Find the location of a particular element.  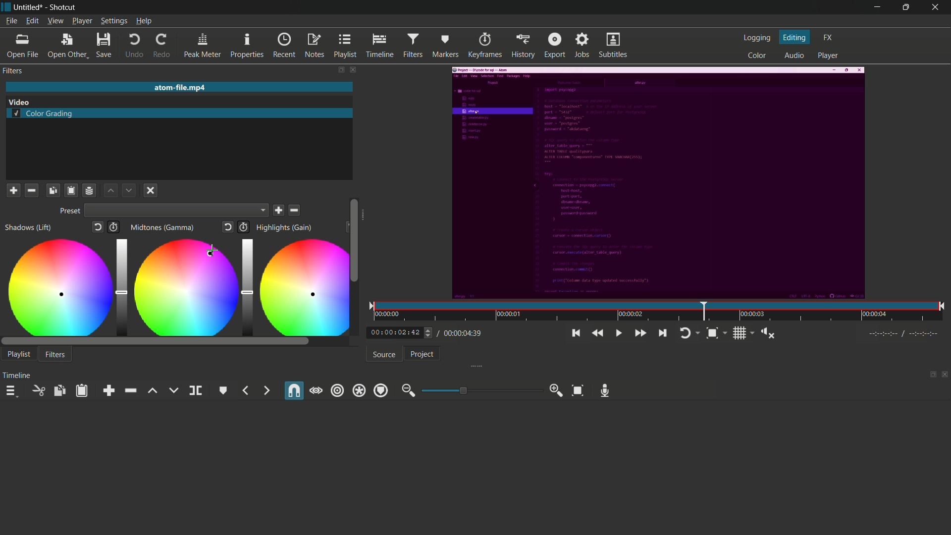

use keyframe for this parameter is located at coordinates (116, 228).